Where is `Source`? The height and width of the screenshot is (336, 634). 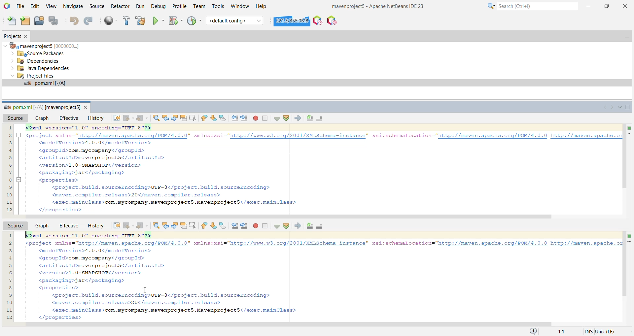
Source is located at coordinates (14, 118).